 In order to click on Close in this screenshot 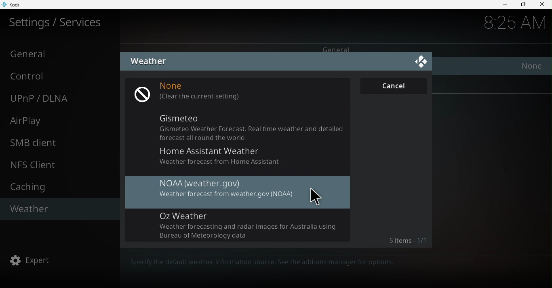, I will do `click(544, 4)`.